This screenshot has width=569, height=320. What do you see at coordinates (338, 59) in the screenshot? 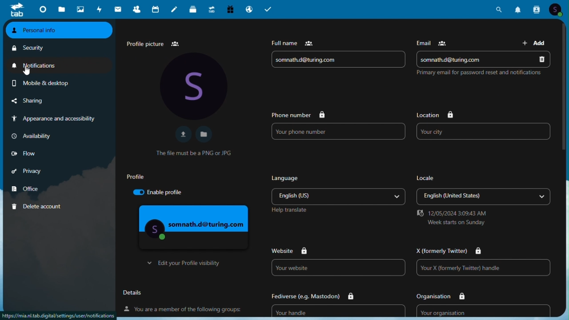
I see `Name` at bounding box center [338, 59].